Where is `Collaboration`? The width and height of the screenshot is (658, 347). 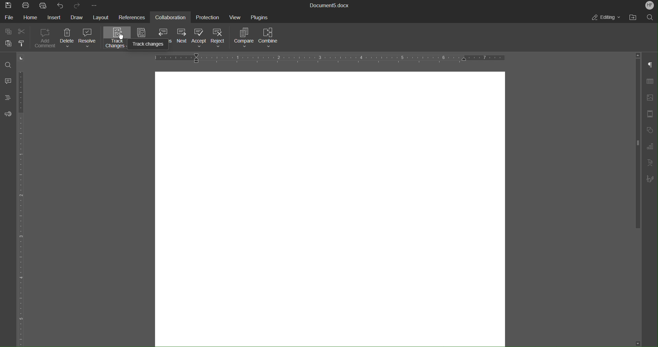
Collaboration is located at coordinates (173, 17).